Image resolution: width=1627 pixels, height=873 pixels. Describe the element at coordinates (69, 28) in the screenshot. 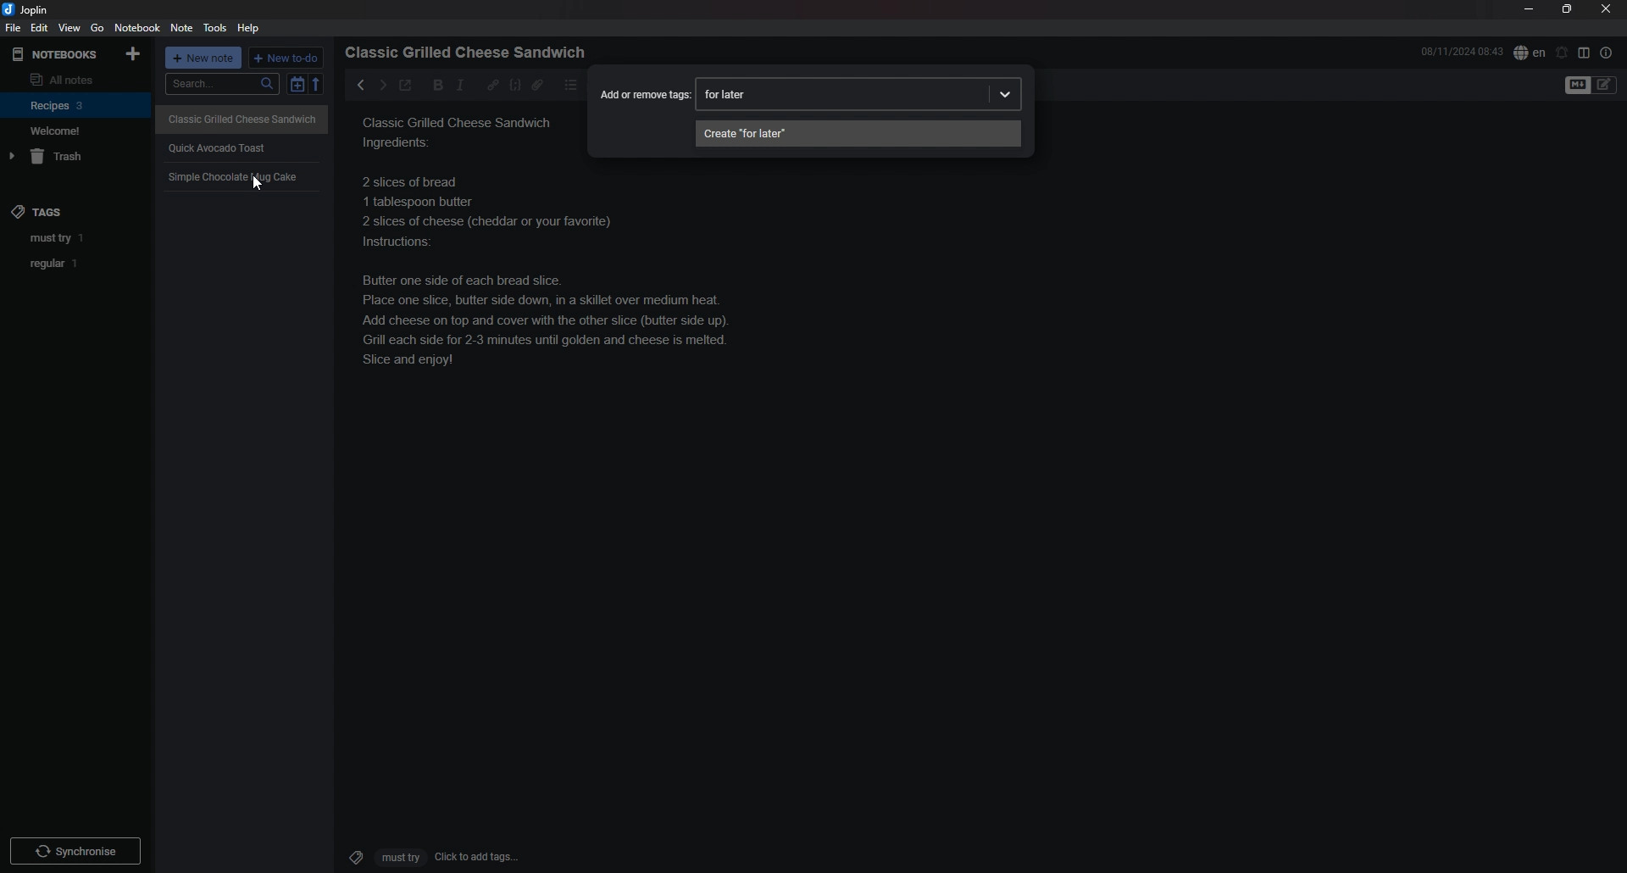

I see `view` at that location.